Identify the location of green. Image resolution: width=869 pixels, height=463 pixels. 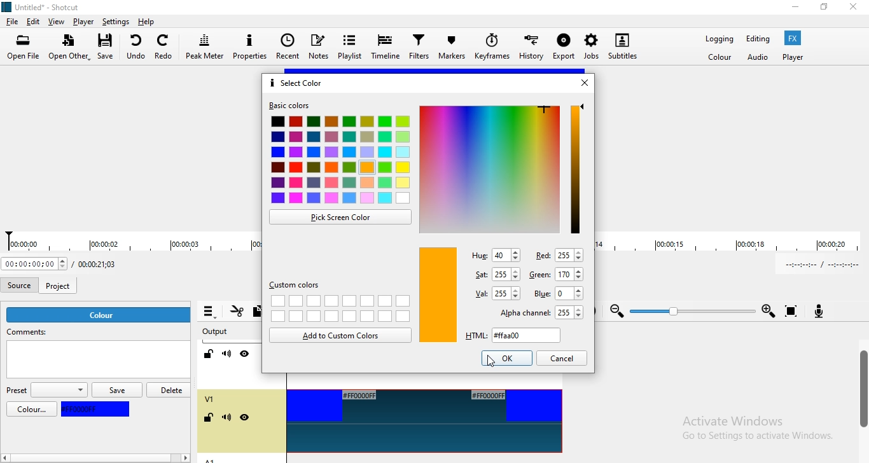
(557, 275).